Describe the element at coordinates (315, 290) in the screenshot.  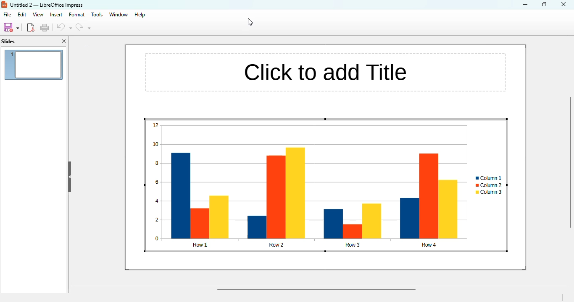
I see `horizontal scroll bar` at that location.